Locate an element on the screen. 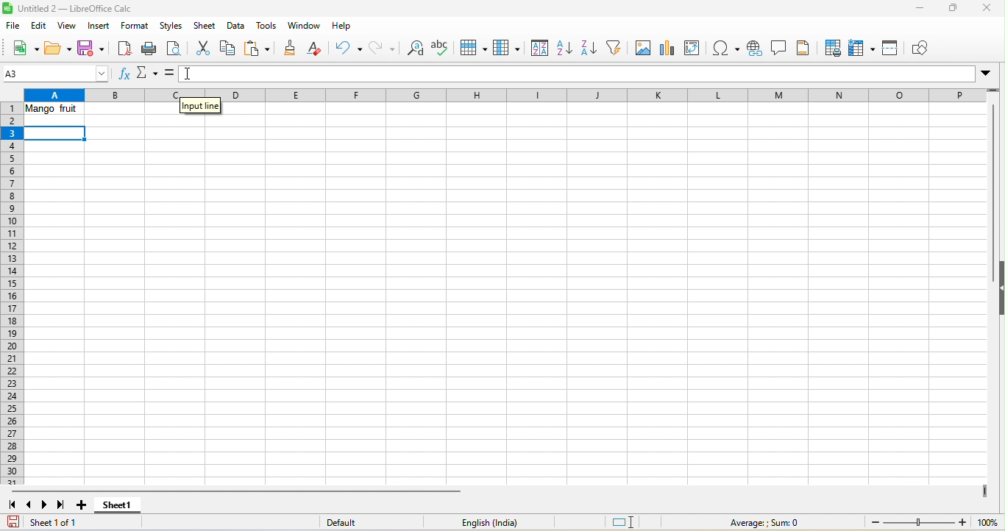 The image size is (1005, 531). close is located at coordinates (984, 11).